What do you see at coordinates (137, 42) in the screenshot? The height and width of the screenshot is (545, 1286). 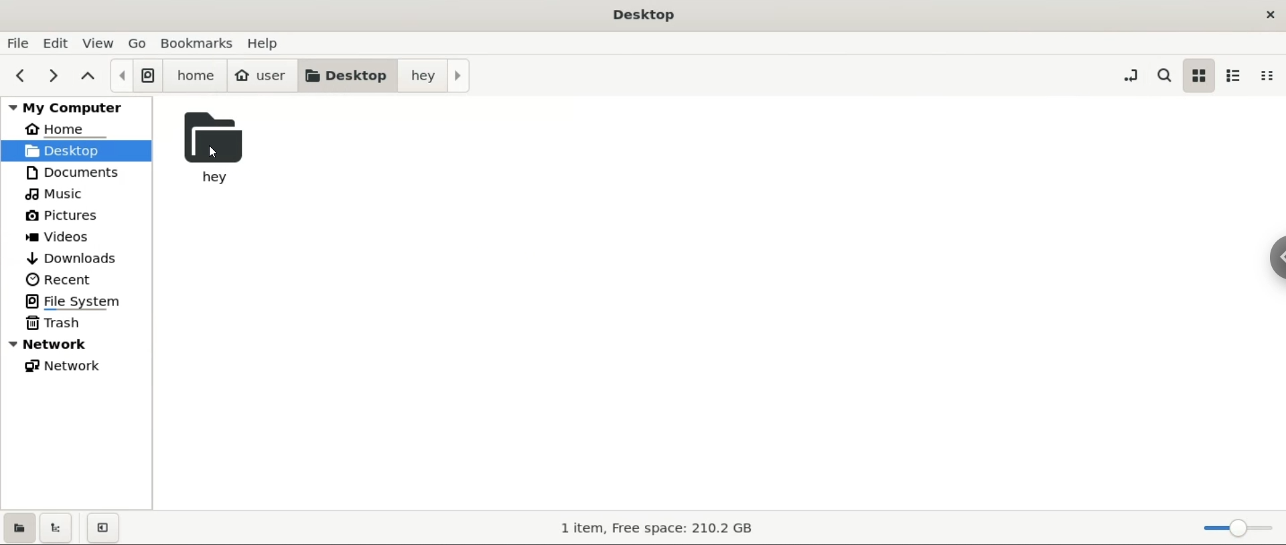 I see `go` at bounding box center [137, 42].